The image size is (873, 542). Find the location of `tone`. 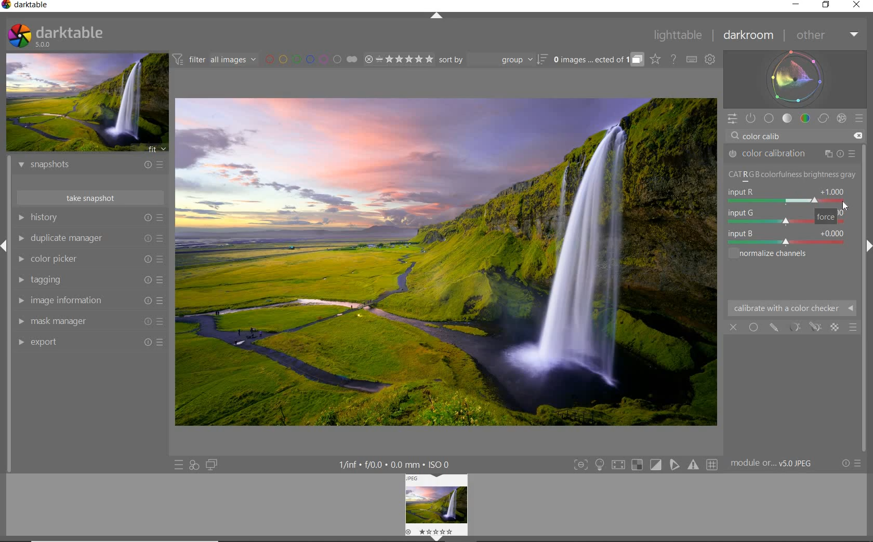

tone is located at coordinates (787, 118).